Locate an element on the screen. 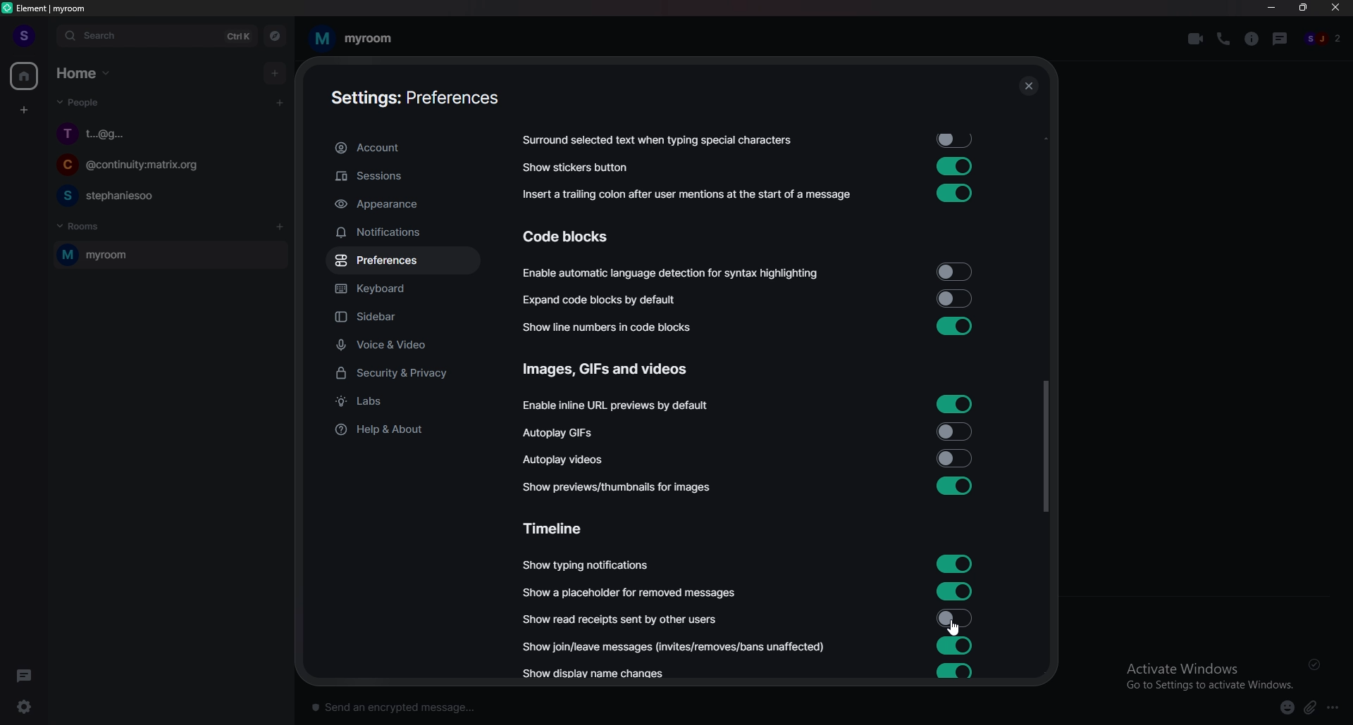  show display name changes is located at coordinates (600, 675).